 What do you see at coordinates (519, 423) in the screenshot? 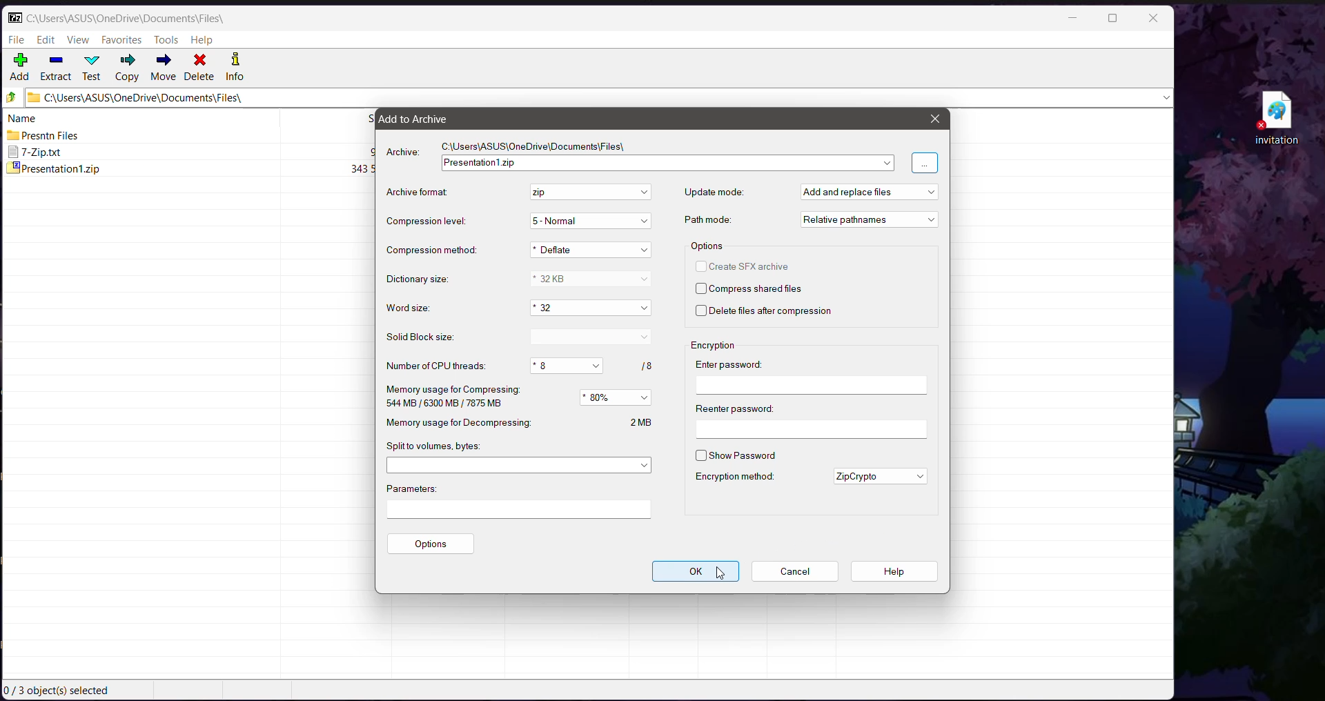
I see `Memory usage for Decompressing` at bounding box center [519, 423].